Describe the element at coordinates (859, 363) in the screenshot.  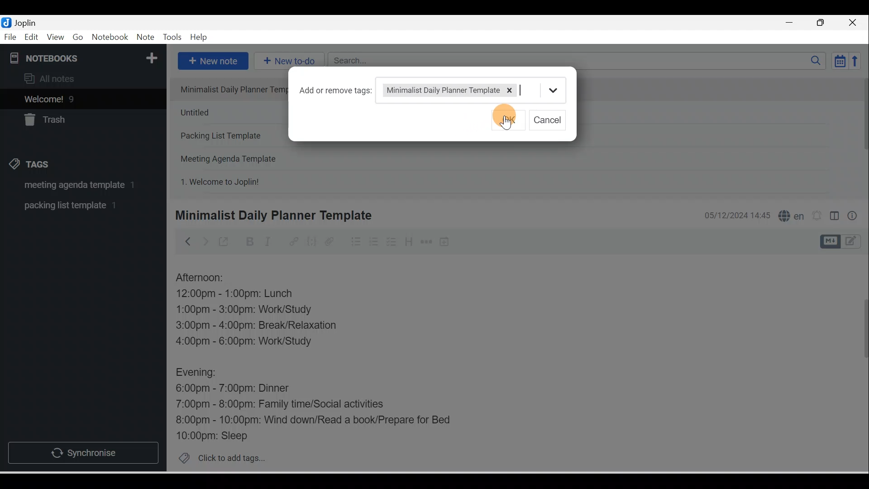
I see `Scroll bar` at that location.